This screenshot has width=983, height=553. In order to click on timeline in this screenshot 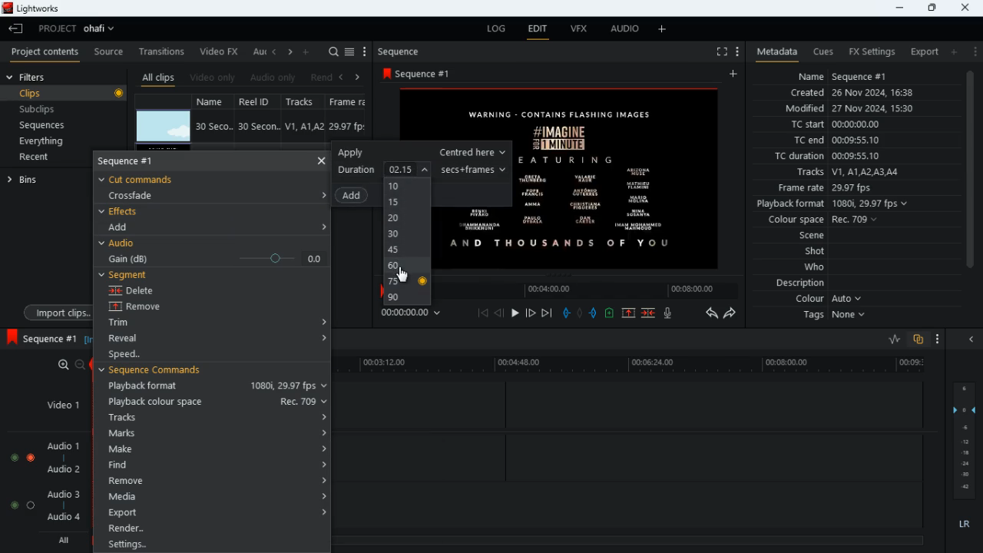, I will do `click(636, 366)`.